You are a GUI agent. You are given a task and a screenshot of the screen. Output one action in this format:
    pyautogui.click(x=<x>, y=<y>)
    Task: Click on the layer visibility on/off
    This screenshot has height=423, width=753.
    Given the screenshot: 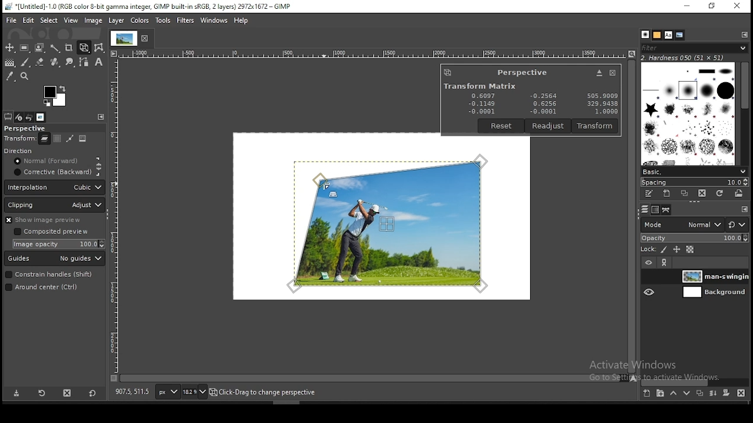 What is the action you would take?
    pyautogui.click(x=649, y=277)
    